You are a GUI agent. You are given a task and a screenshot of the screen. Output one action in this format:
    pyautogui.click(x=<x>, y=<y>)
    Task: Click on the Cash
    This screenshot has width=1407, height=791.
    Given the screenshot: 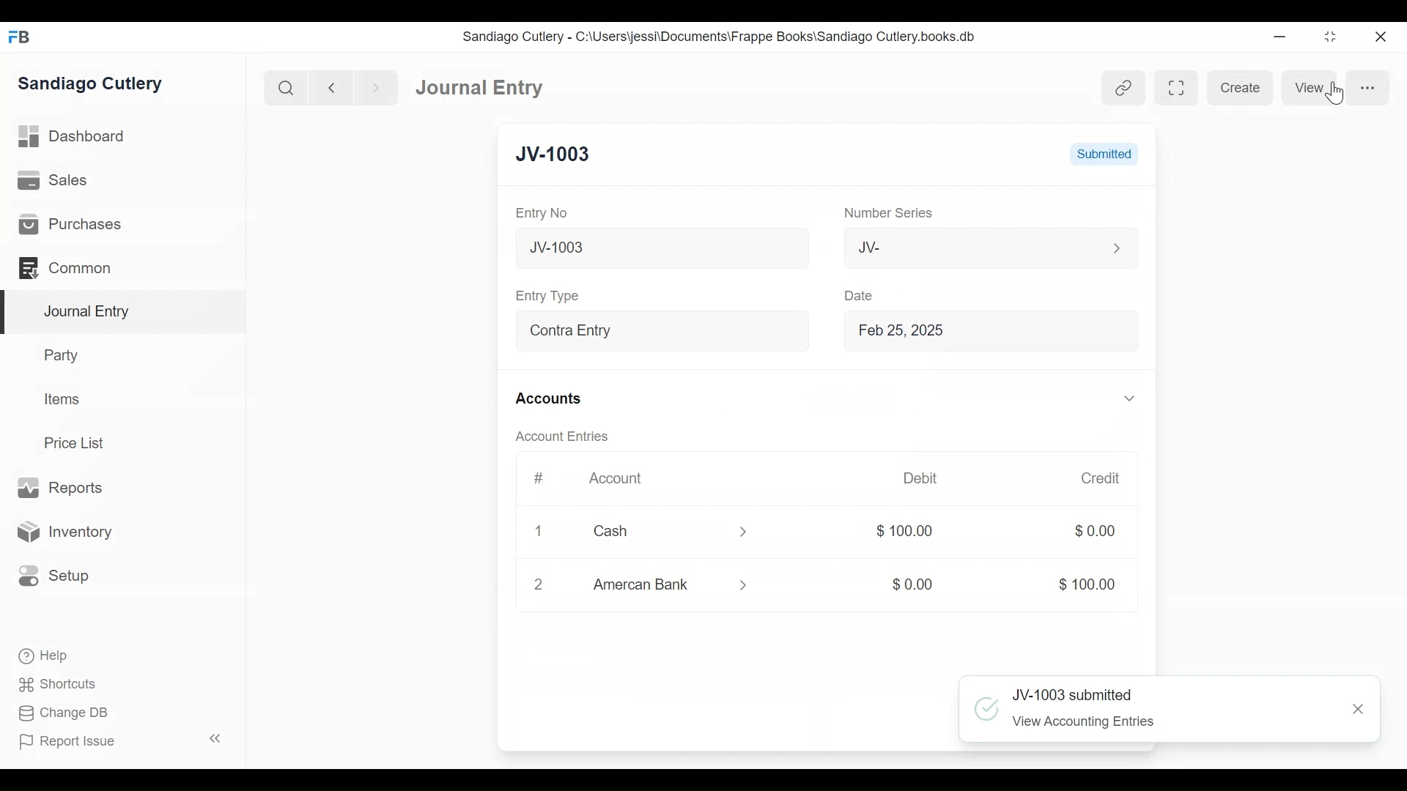 What is the action you would take?
    pyautogui.click(x=645, y=532)
    